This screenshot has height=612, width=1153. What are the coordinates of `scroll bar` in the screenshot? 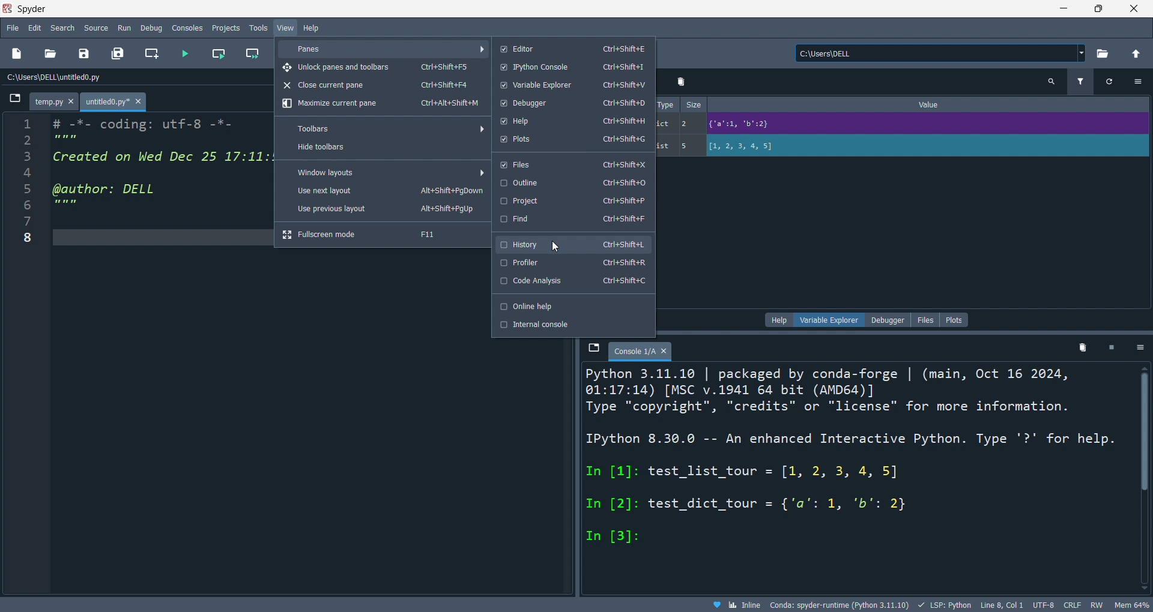 It's located at (1143, 476).